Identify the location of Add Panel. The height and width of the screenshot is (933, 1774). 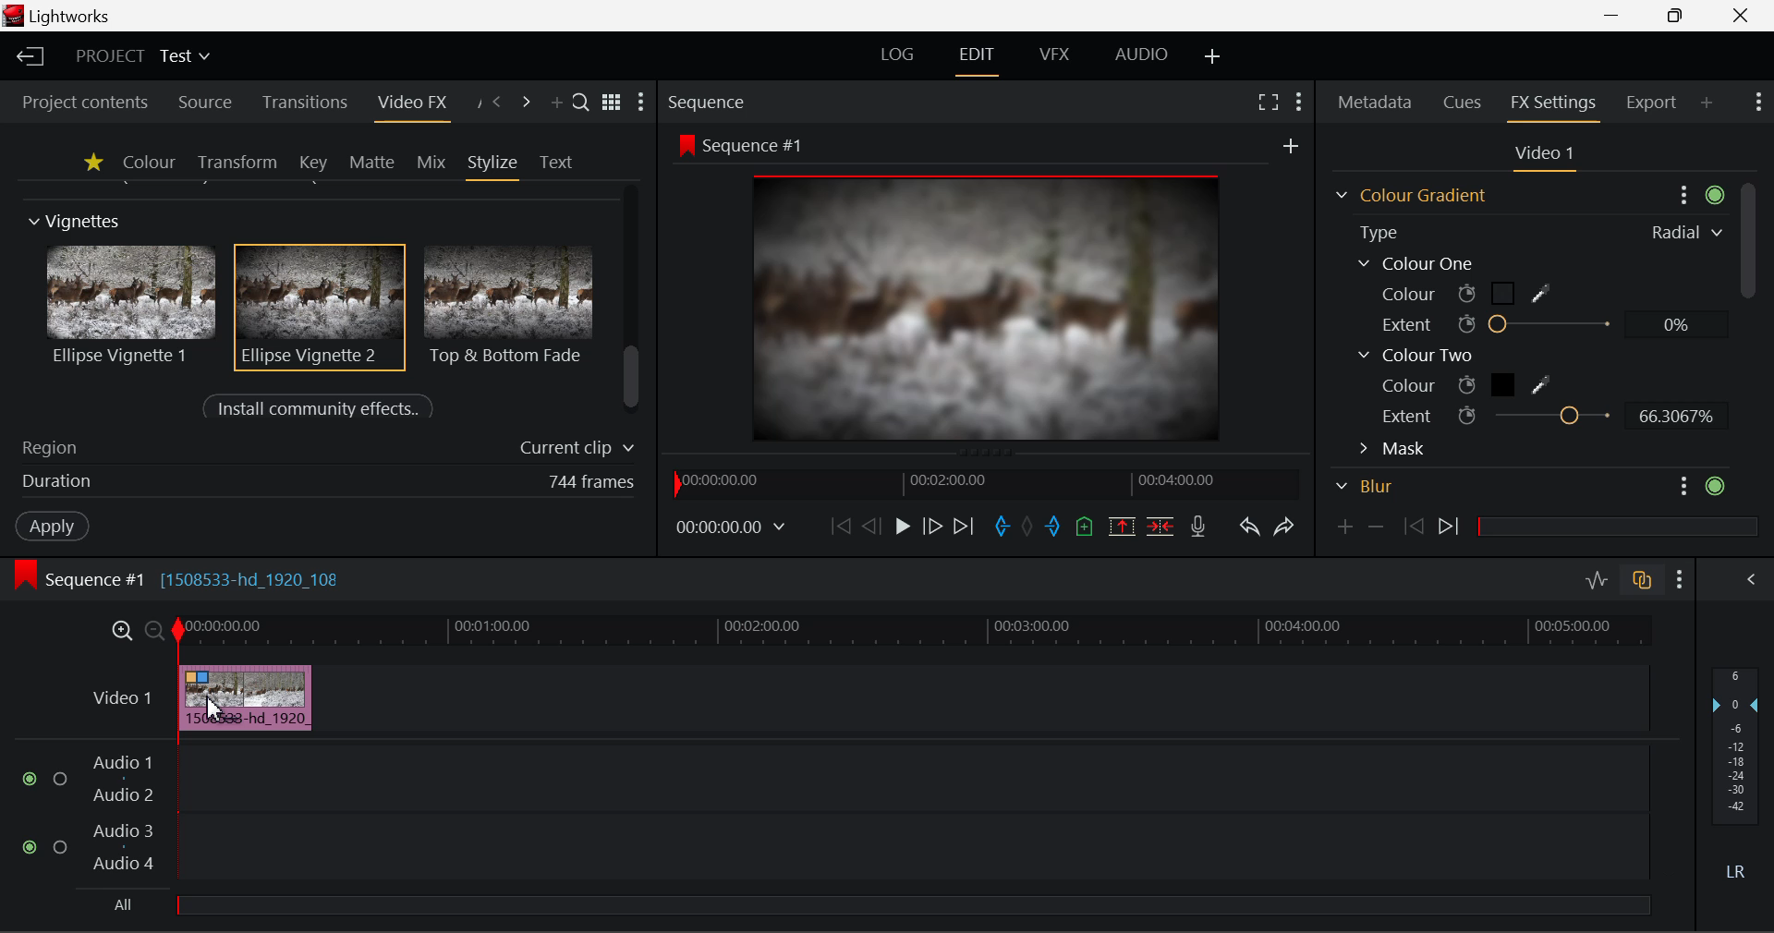
(1707, 104).